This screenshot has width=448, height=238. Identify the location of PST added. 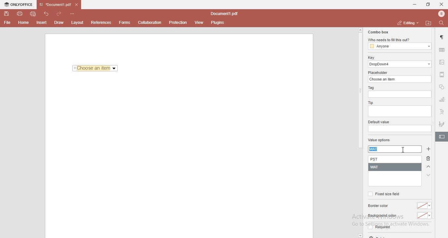
(396, 160).